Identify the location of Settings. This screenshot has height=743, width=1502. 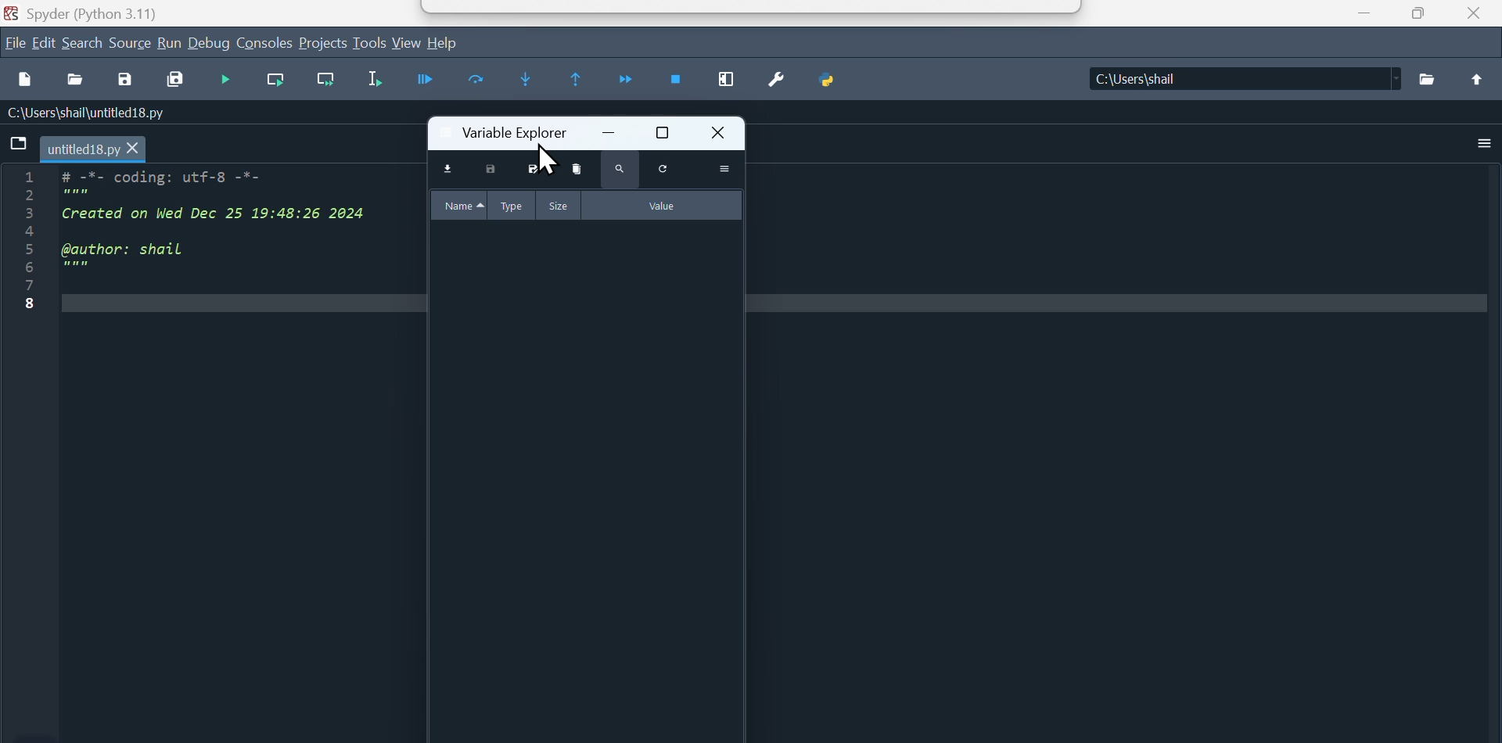
(776, 84).